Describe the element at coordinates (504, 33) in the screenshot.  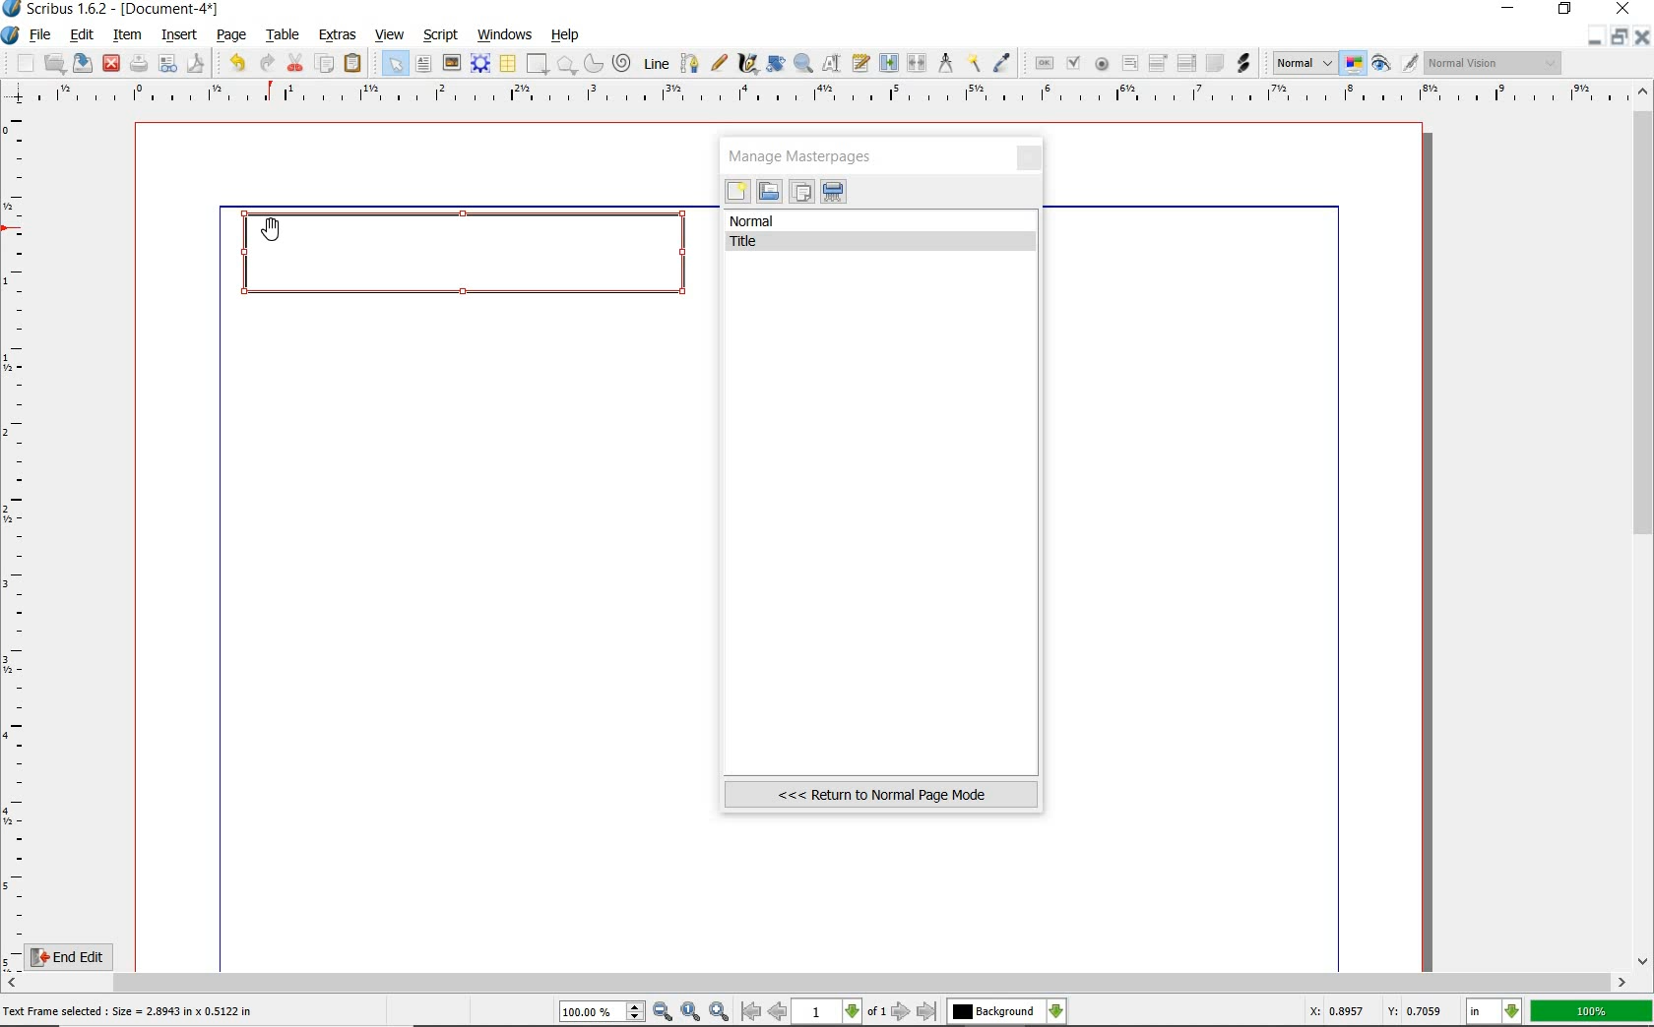
I see `windows` at that location.